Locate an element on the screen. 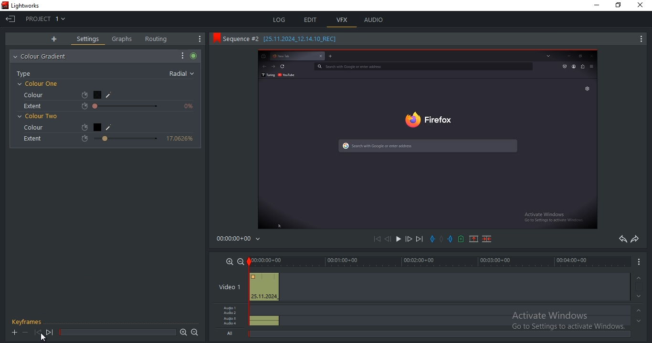 Image resolution: width=652 pixels, height=343 pixels. greyed out down arrow is located at coordinates (641, 296).